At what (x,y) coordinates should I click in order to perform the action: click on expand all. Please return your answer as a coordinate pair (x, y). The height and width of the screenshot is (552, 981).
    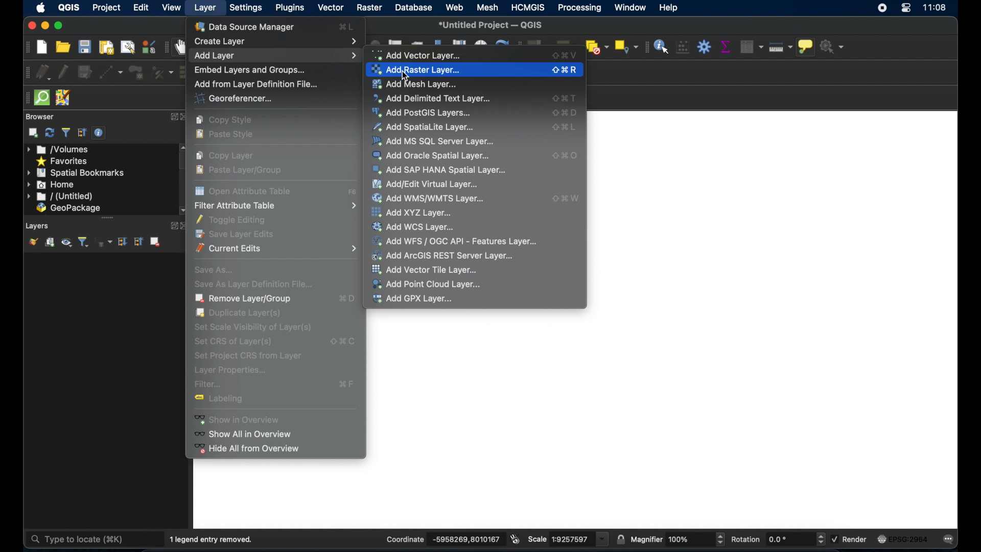
    Looking at the image, I should click on (123, 242).